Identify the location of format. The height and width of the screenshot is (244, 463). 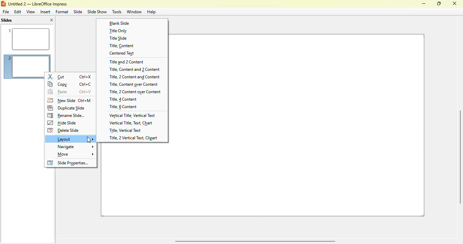
(62, 12).